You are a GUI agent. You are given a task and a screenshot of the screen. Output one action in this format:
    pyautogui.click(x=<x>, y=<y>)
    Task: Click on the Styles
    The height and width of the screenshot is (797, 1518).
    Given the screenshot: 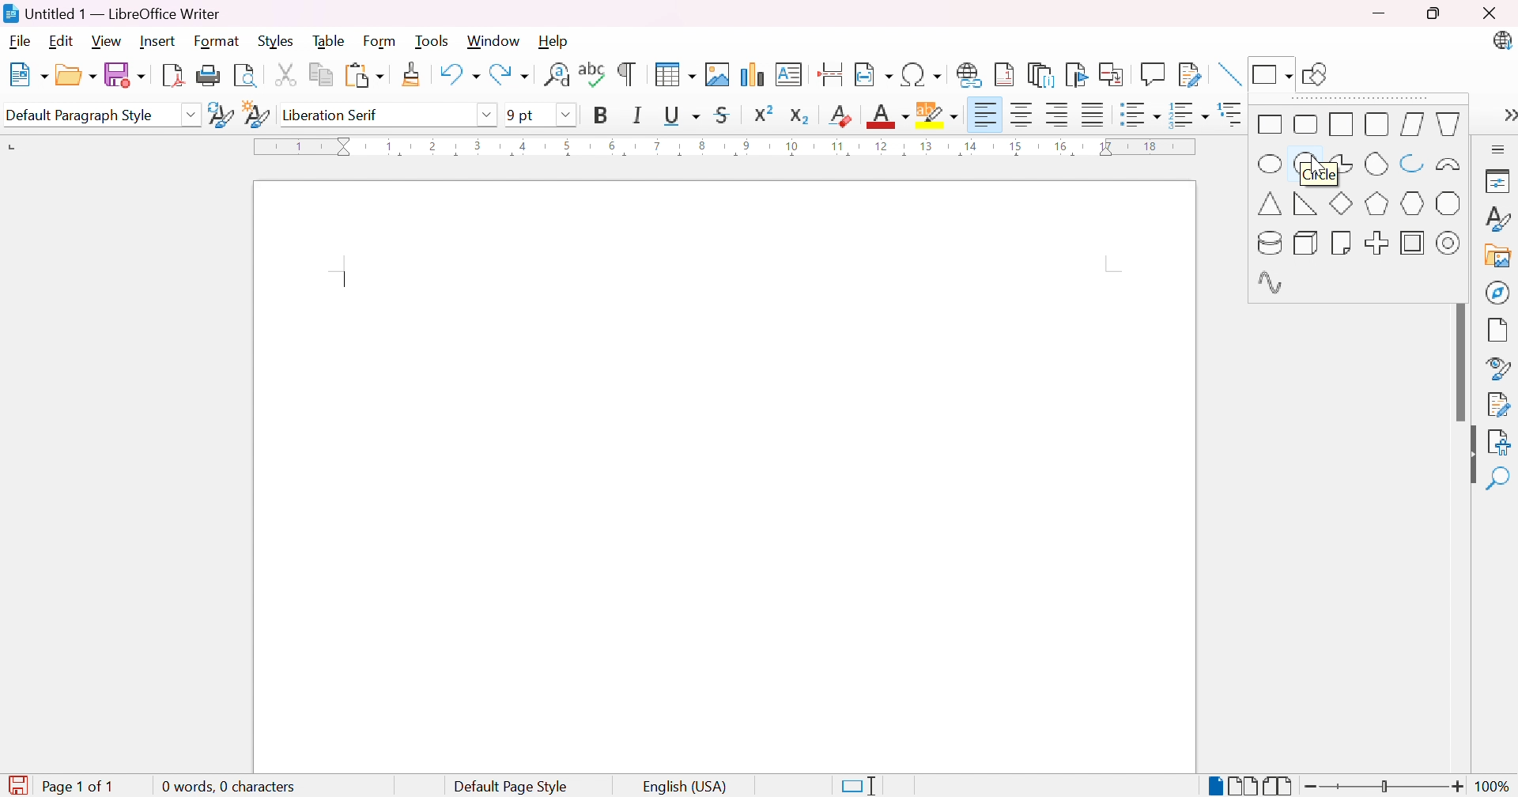 What is the action you would take?
    pyautogui.click(x=1500, y=220)
    